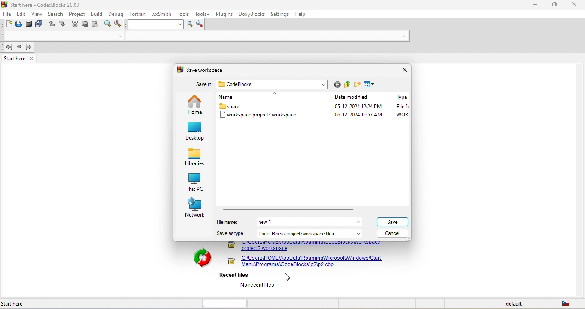  What do you see at coordinates (579, 180) in the screenshot?
I see `Scroll bar` at bounding box center [579, 180].